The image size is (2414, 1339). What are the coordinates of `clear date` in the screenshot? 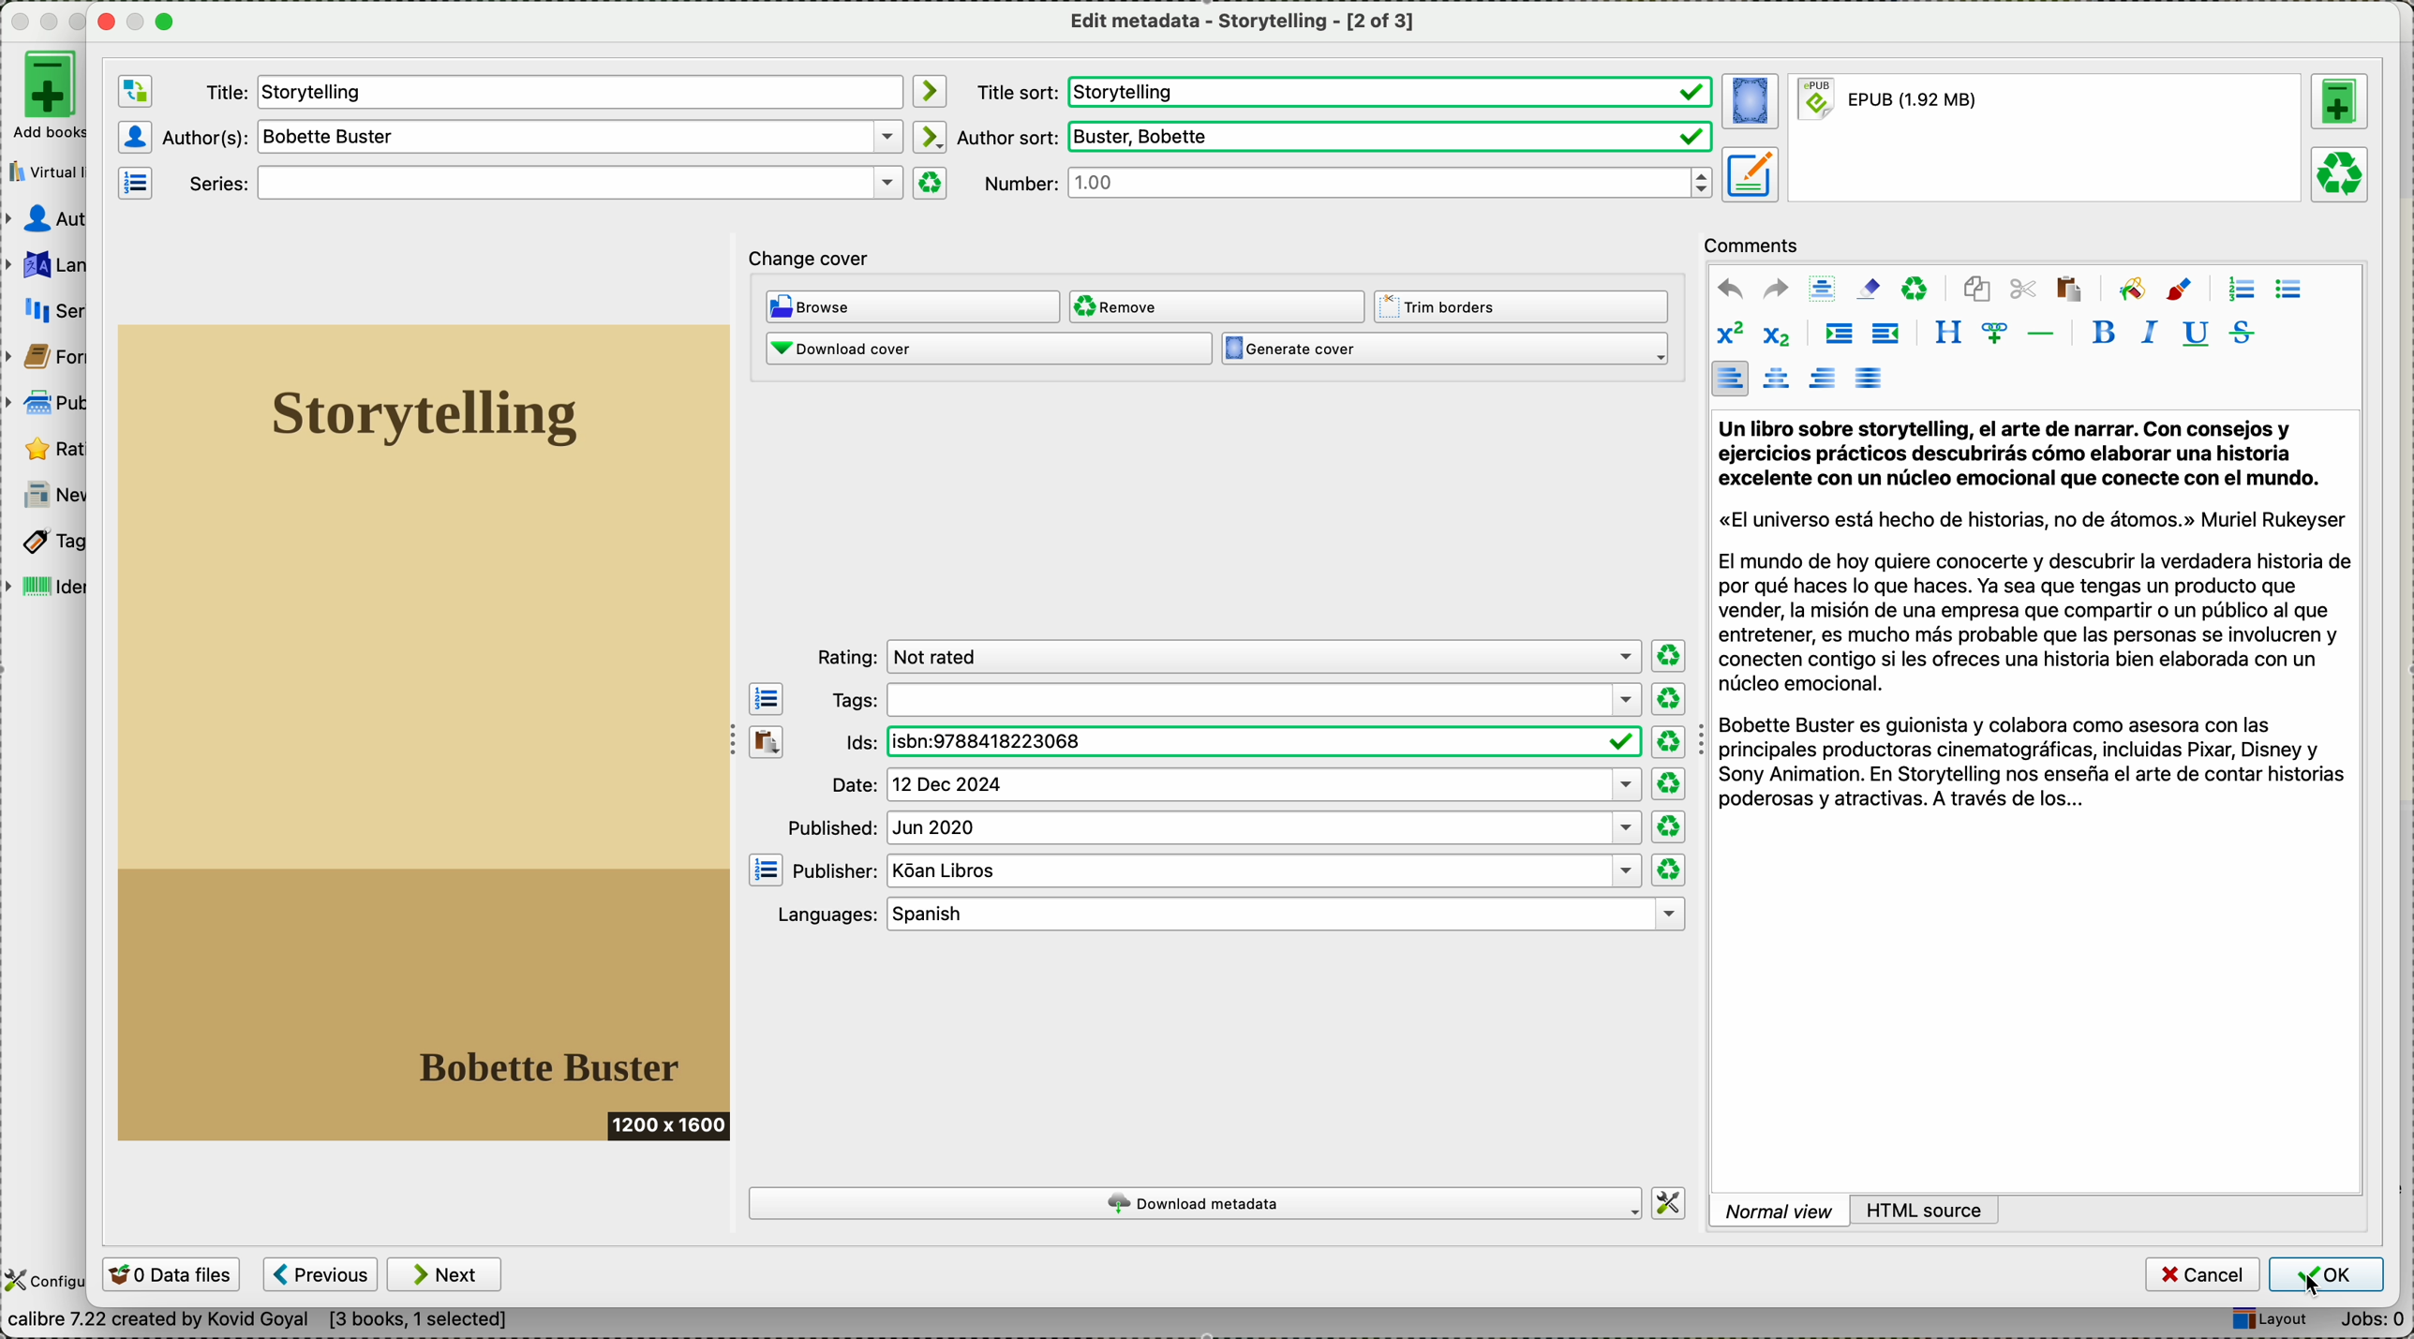 It's located at (1670, 870).